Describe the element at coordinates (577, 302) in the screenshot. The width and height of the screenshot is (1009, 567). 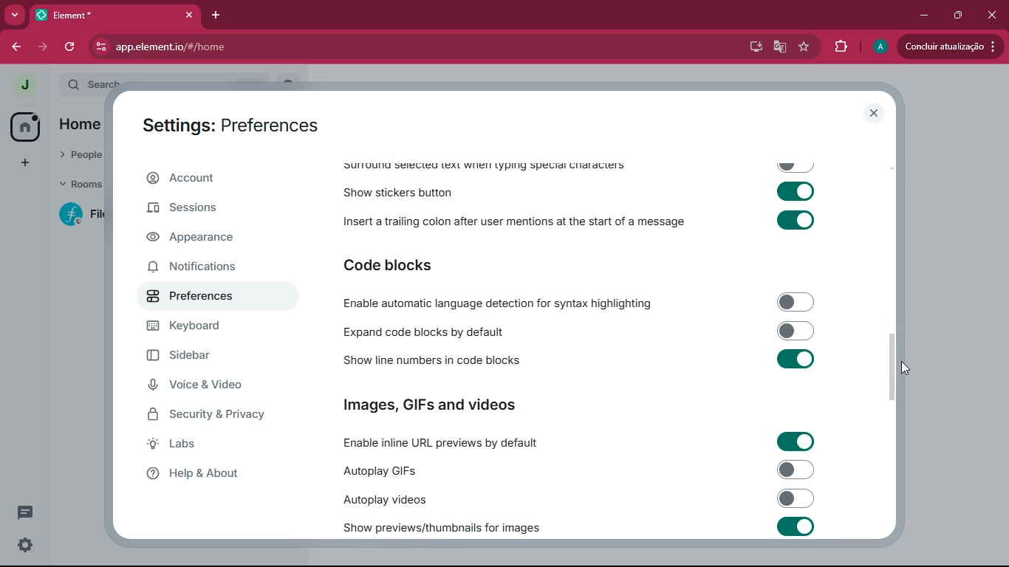
I see `Enable automatic language detection for syntax highlighting` at that location.